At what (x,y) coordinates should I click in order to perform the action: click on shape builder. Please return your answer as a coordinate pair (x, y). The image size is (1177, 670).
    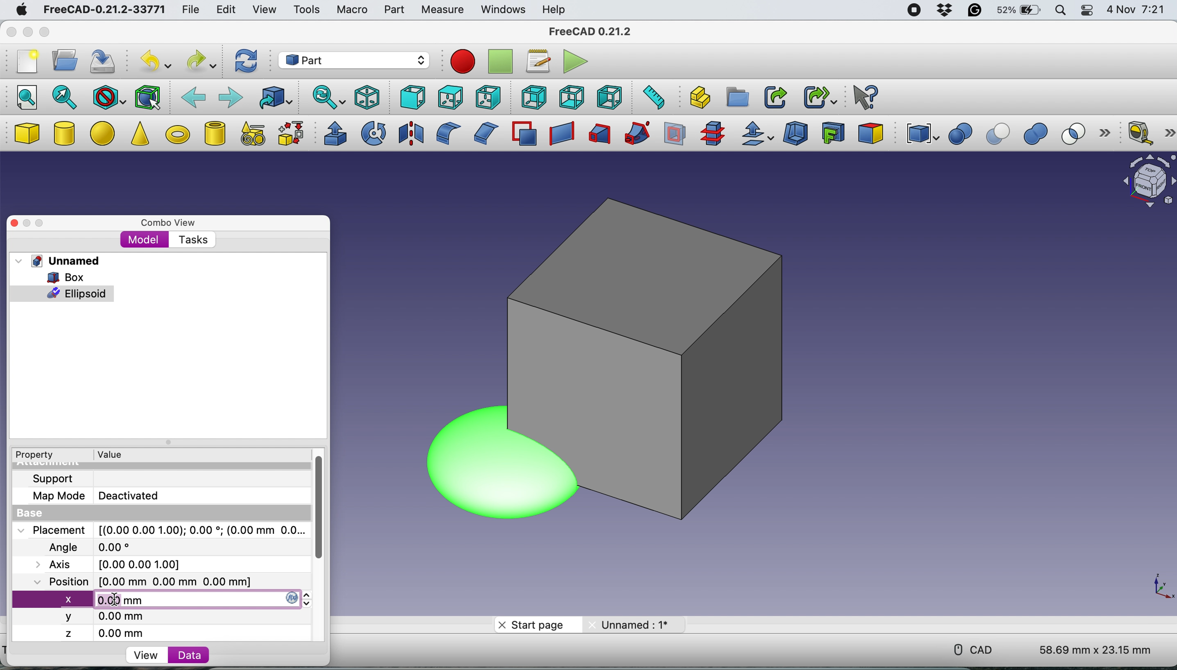
    Looking at the image, I should click on (291, 133).